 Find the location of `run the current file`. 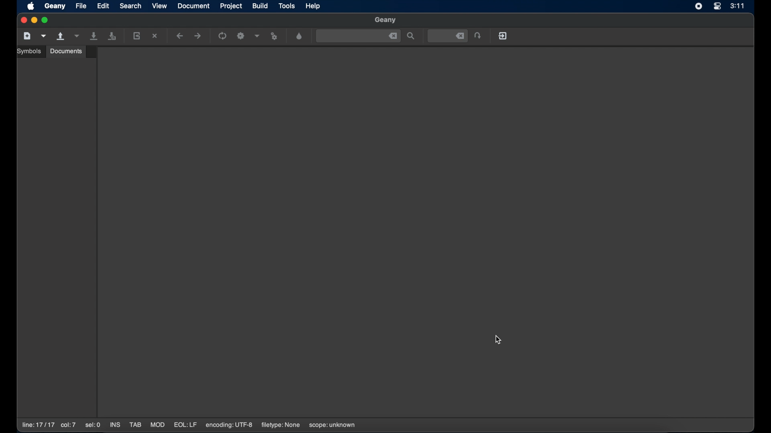

run the current file is located at coordinates (223, 36).